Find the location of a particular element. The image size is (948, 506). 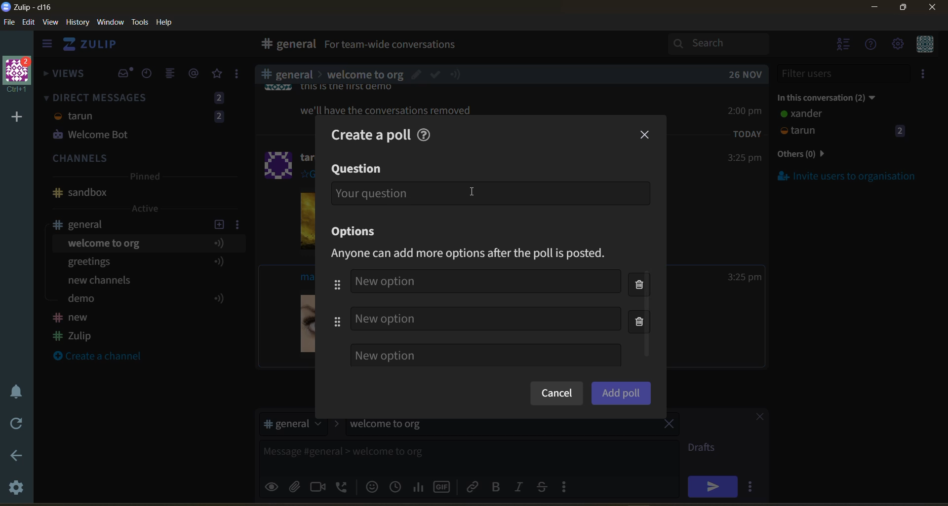

options is located at coordinates (357, 232).